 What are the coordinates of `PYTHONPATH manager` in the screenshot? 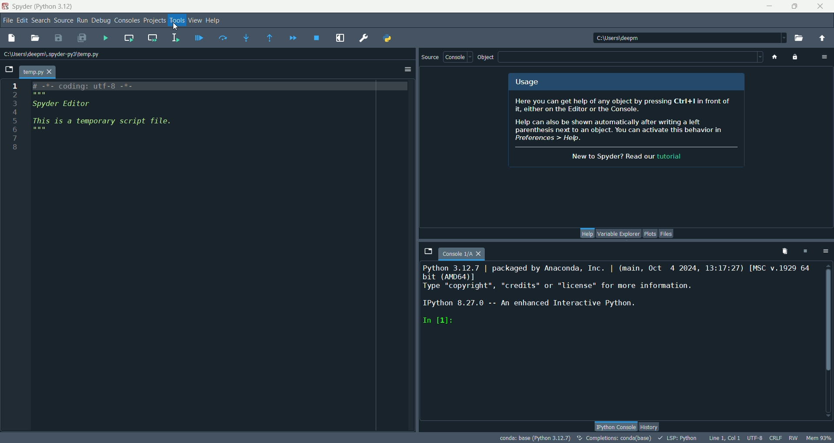 It's located at (387, 37).